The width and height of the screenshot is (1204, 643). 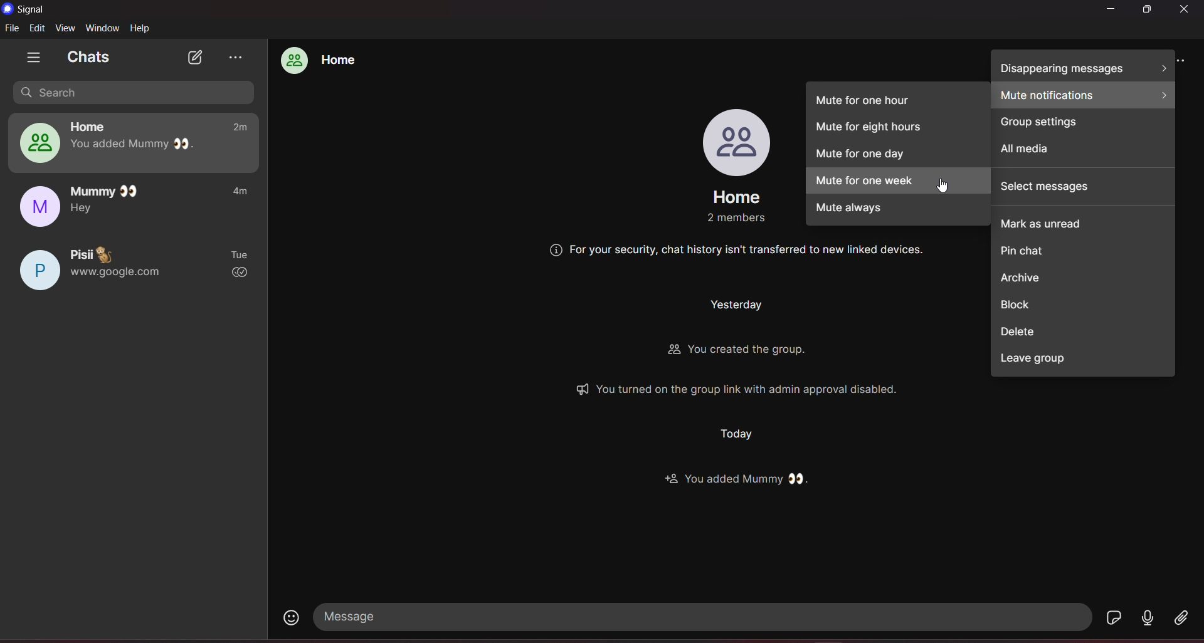 I want to click on , so click(x=739, y=219).